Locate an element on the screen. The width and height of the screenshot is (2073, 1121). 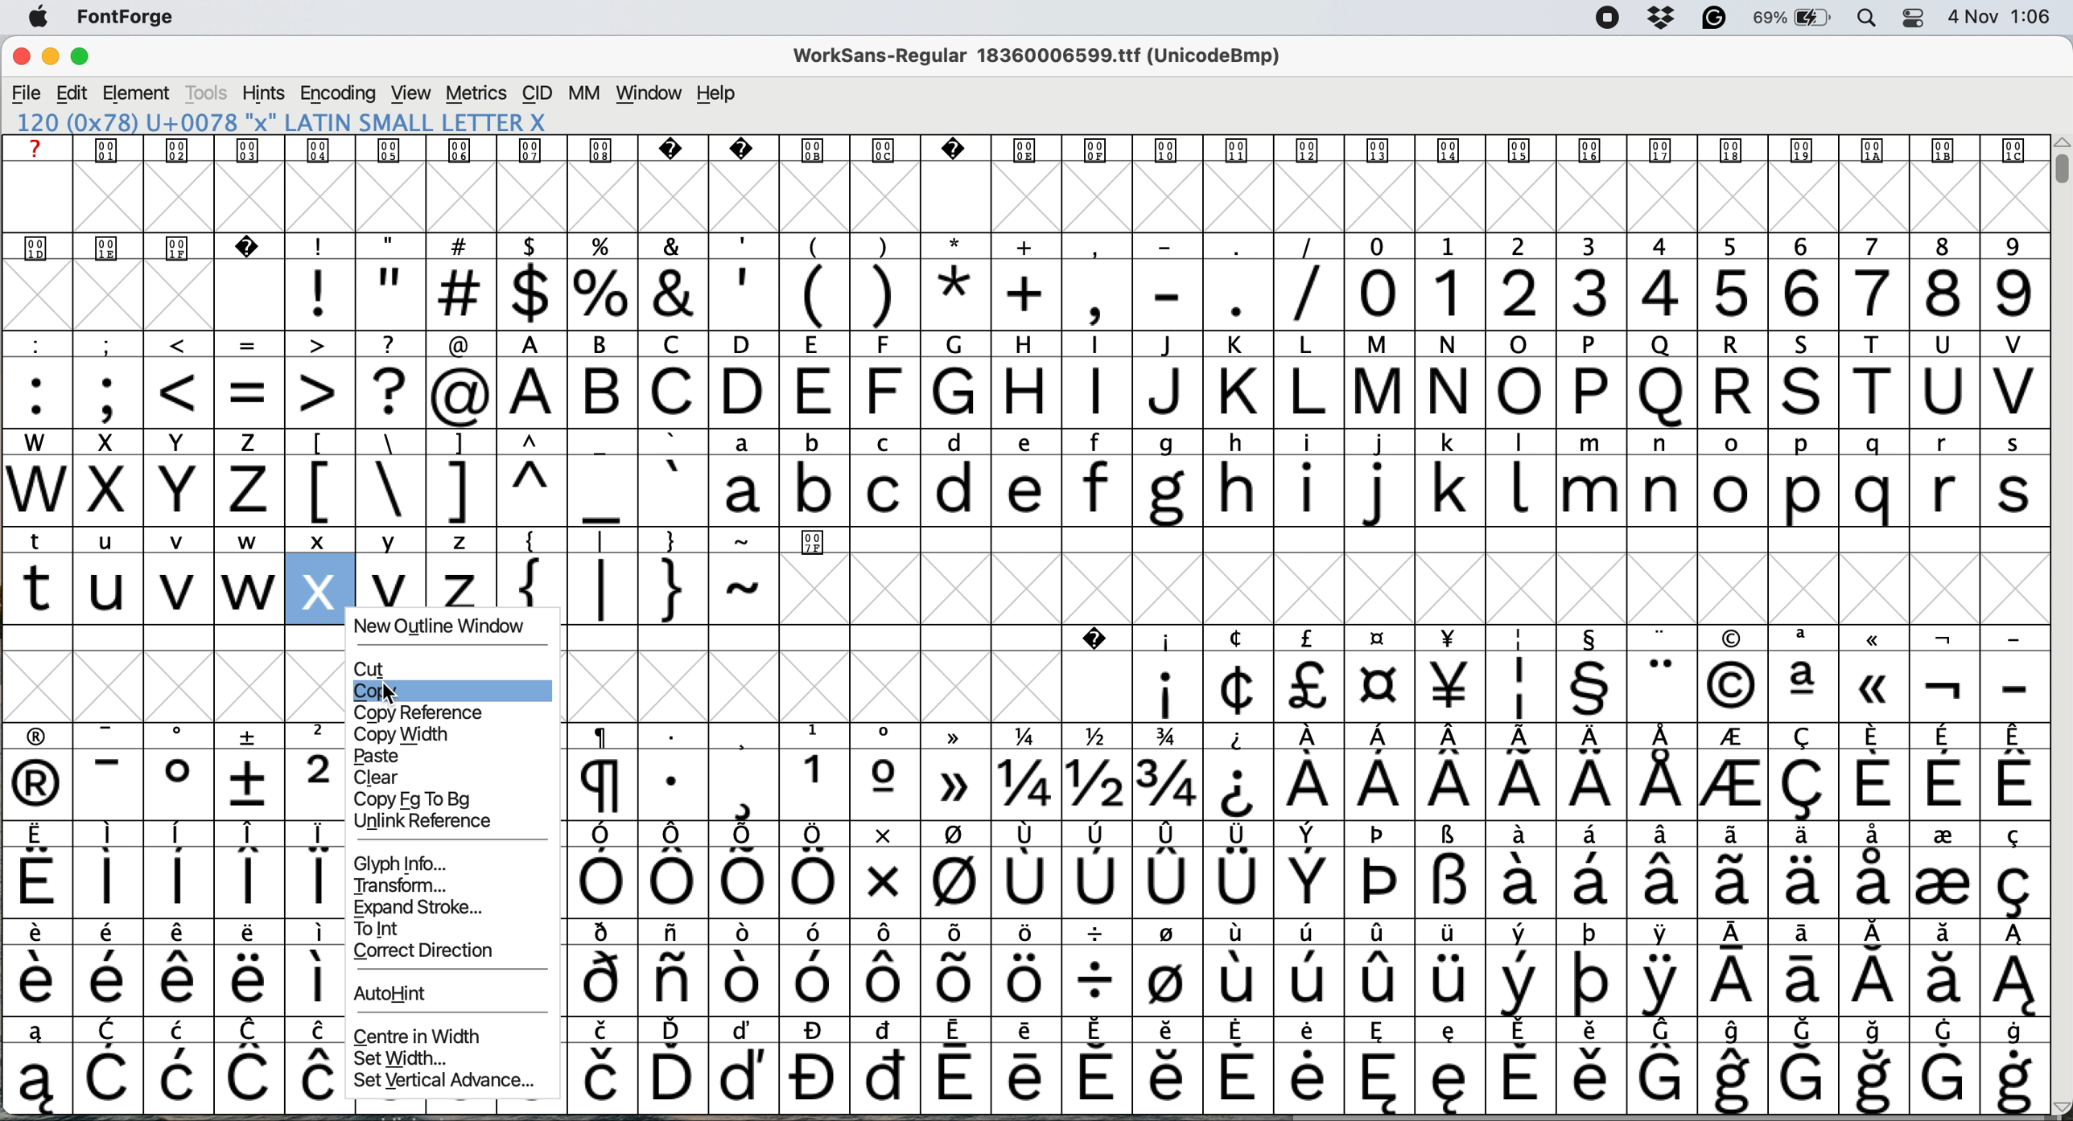
glyph grid is located at coordinates (180, 686).